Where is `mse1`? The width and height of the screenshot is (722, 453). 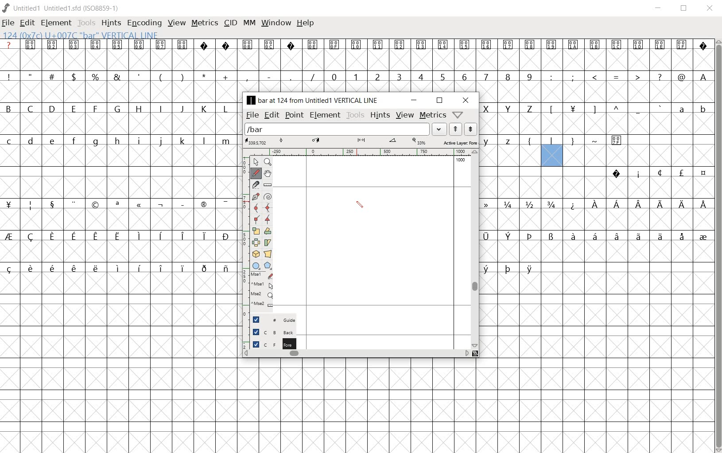 mse1 is located at coordinates (260, 274).